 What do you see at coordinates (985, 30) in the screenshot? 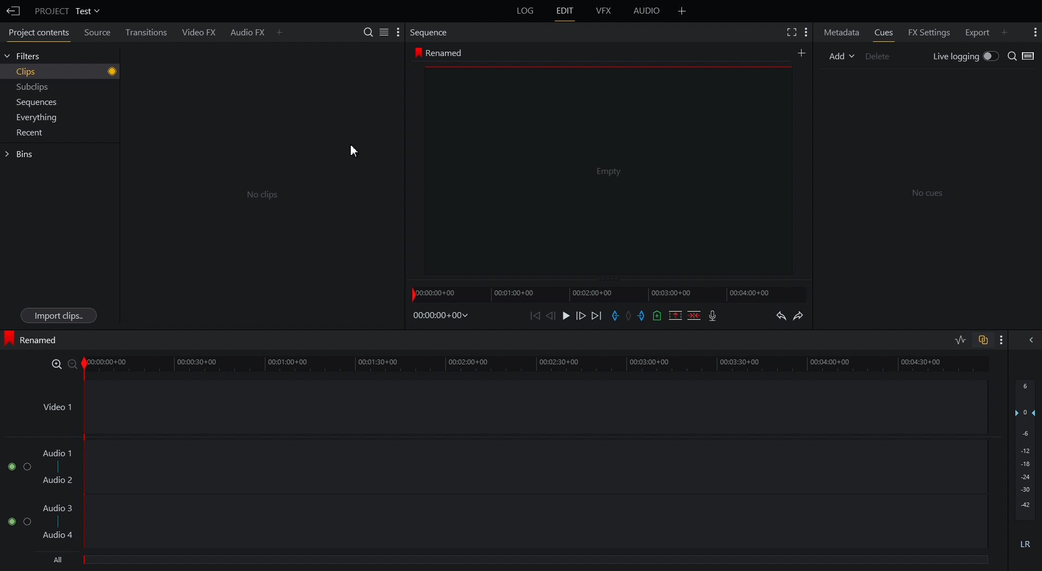
I see `Export` at bounding box center [985, 30].